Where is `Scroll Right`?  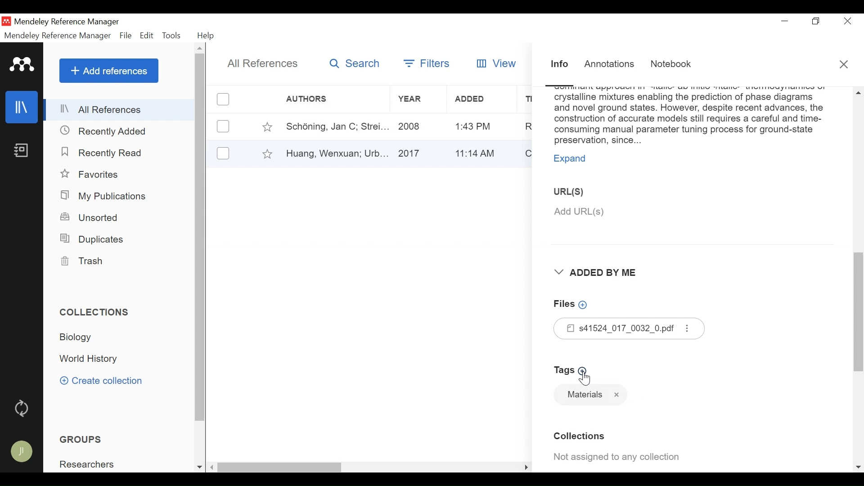
Scroll Right is located at coordinates (526, 467).